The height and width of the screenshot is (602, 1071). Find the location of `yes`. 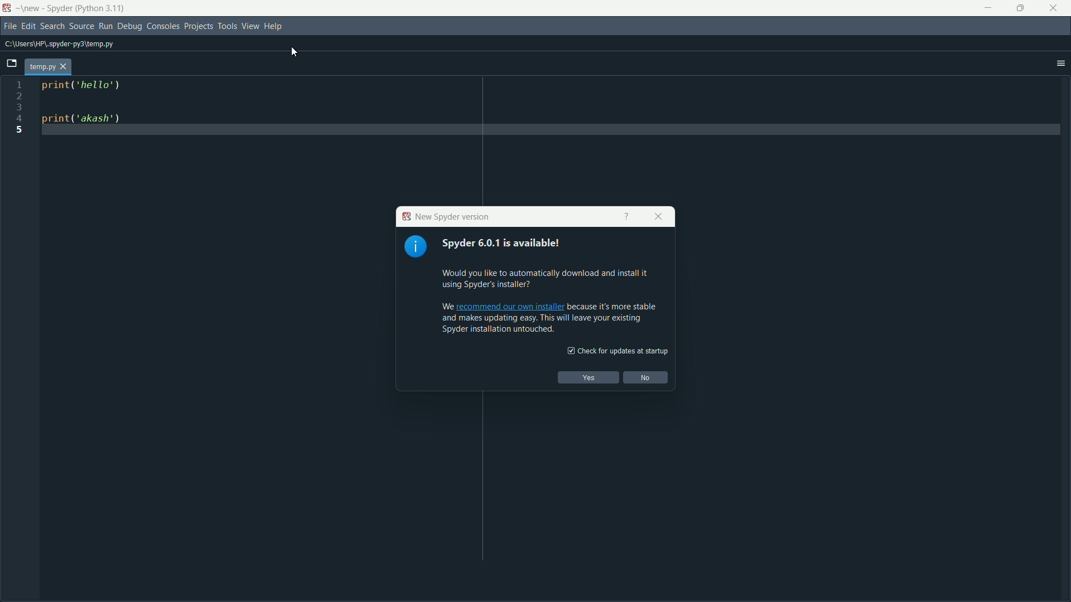

yes is located at coordinates (588, 377).